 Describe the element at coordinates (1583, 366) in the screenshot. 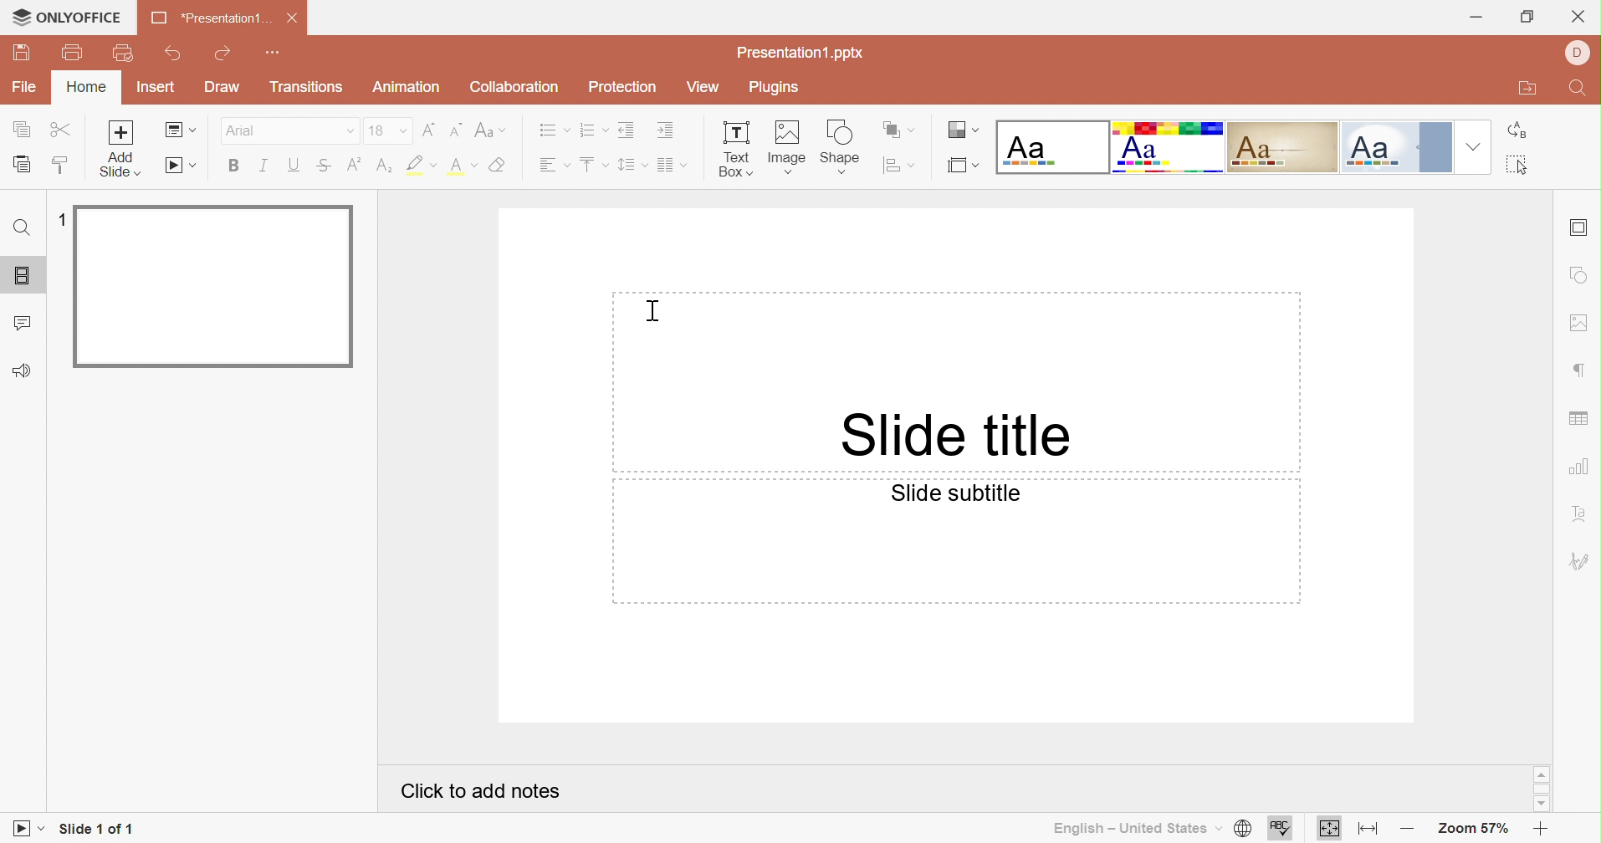

I see `paragraph settings` at that location.